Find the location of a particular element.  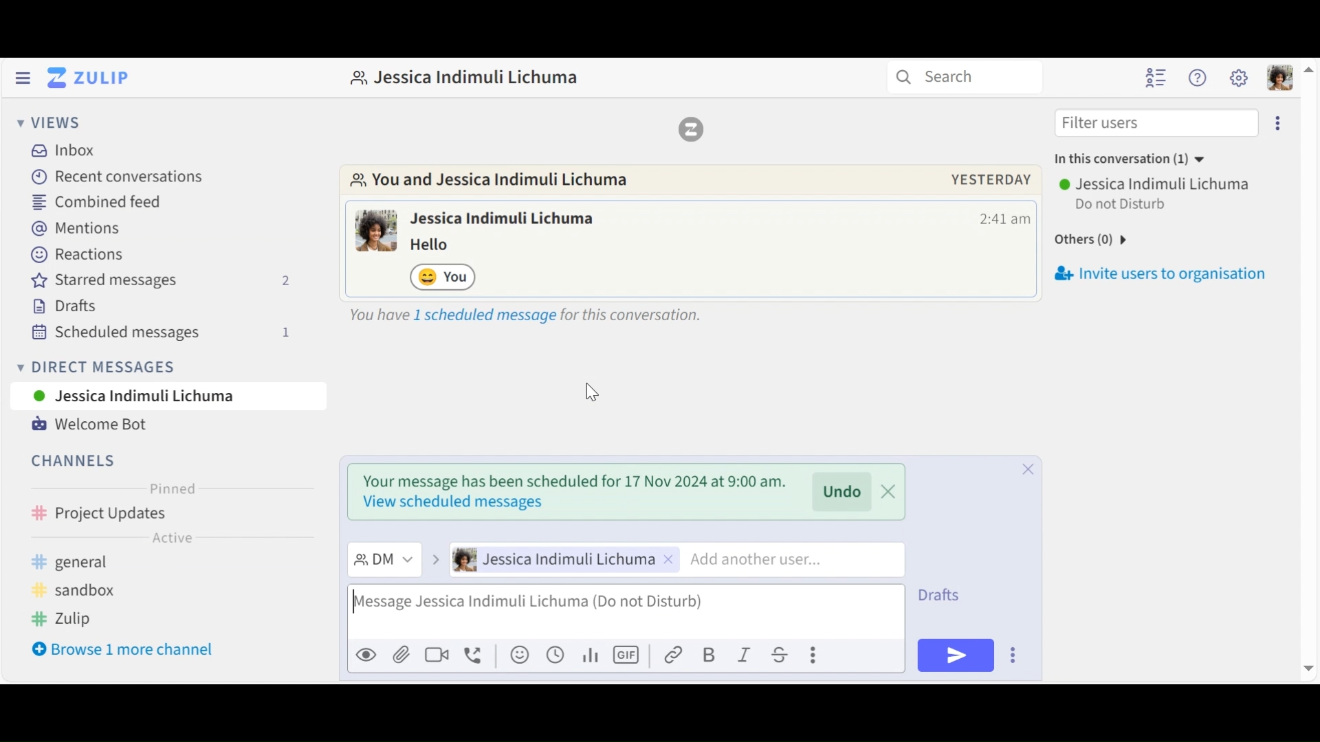

Drafts is located at coordinates (951, 592).